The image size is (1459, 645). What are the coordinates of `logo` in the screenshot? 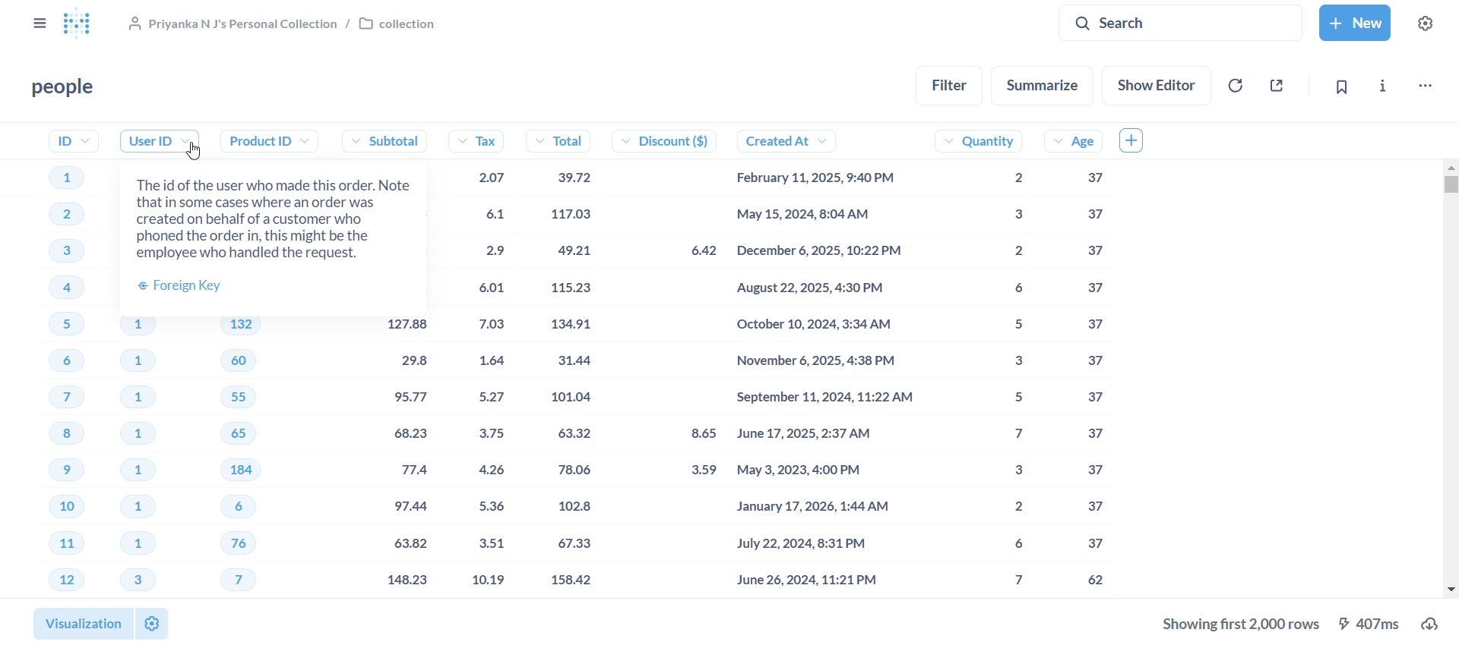 It's located at (85, 24).